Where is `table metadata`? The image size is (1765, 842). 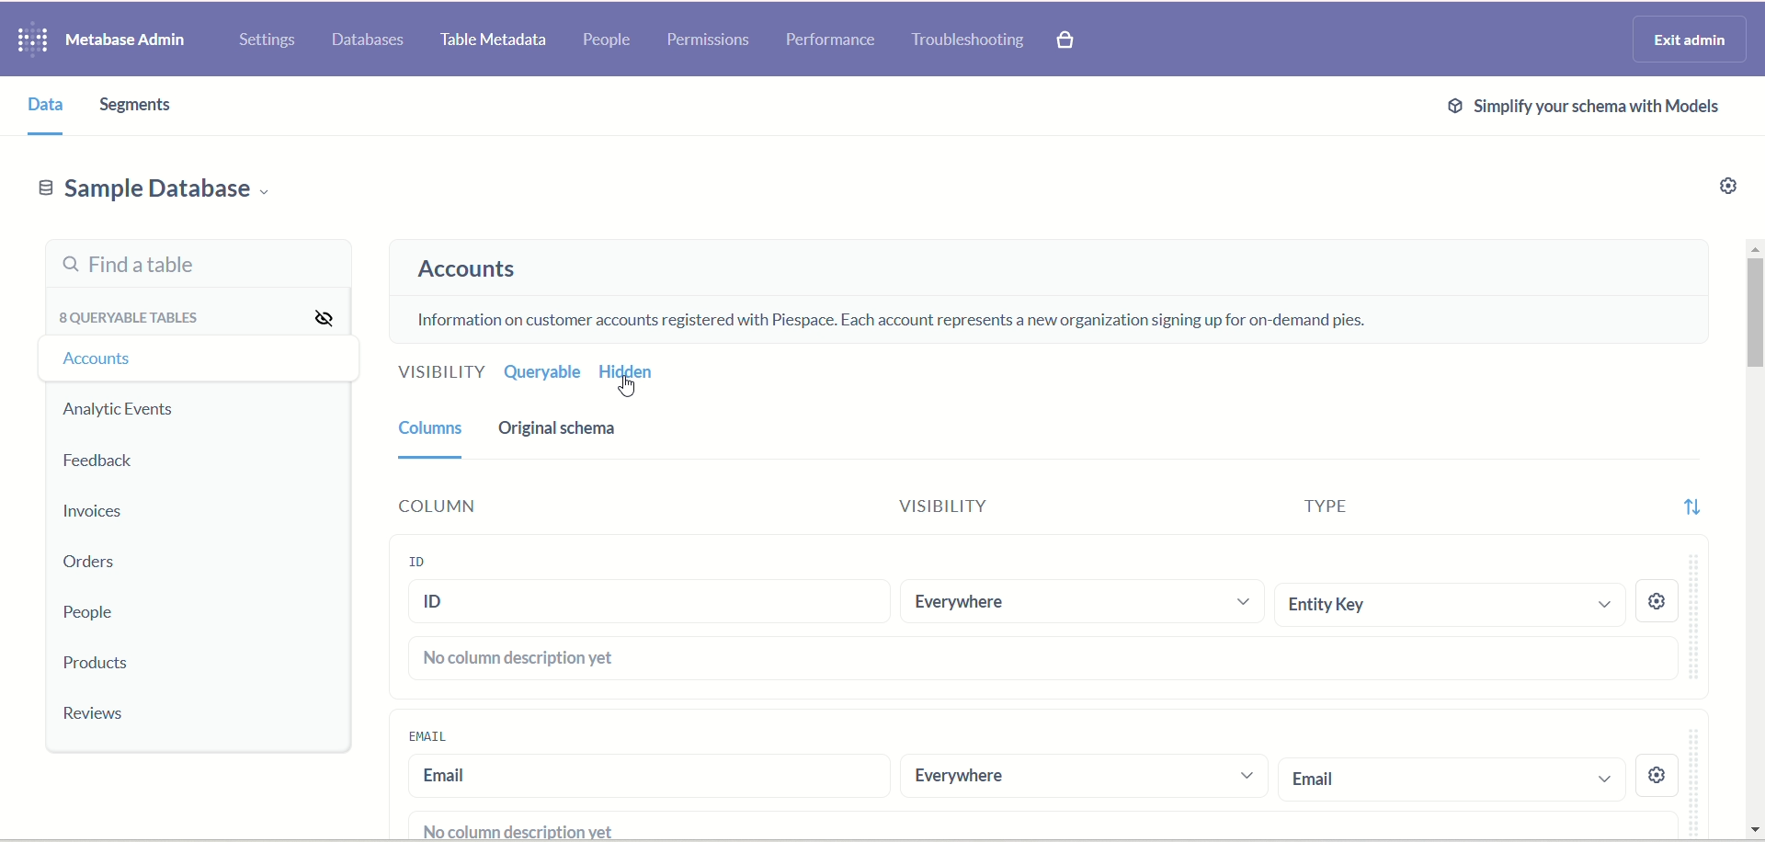
table metadata is located at coordinates (494, 40).